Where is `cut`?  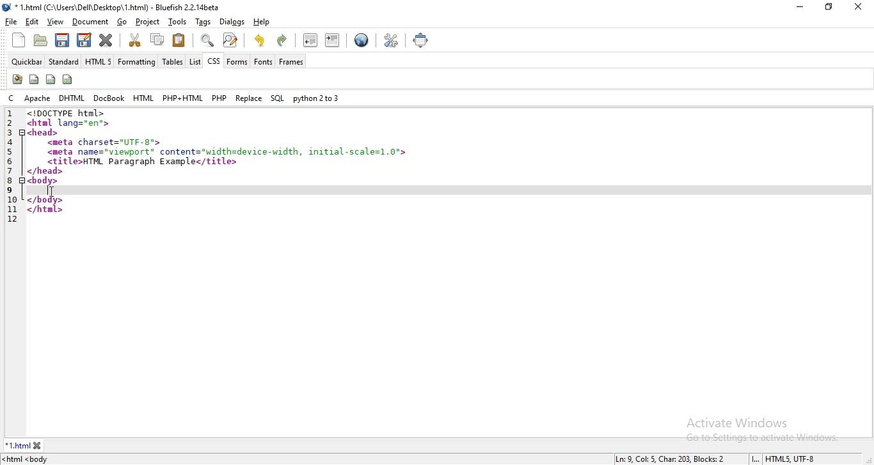
cut is located at coordinates (135, 40).